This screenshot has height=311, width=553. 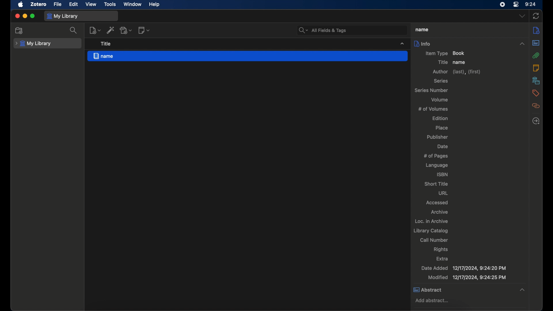 What do you see at coordinates (126, 30) in the screenshot?
I see `add attachment` at bounding box center [126, 30].